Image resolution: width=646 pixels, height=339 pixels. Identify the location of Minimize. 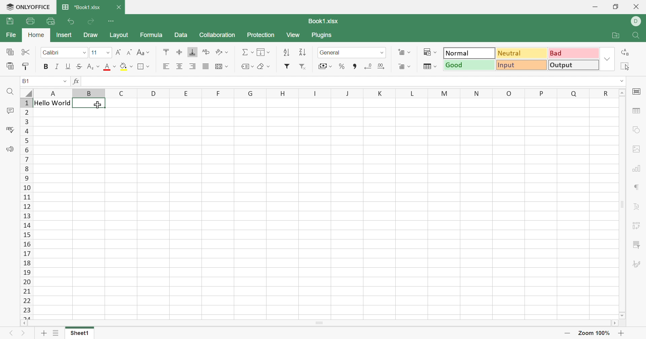
(595, 6).